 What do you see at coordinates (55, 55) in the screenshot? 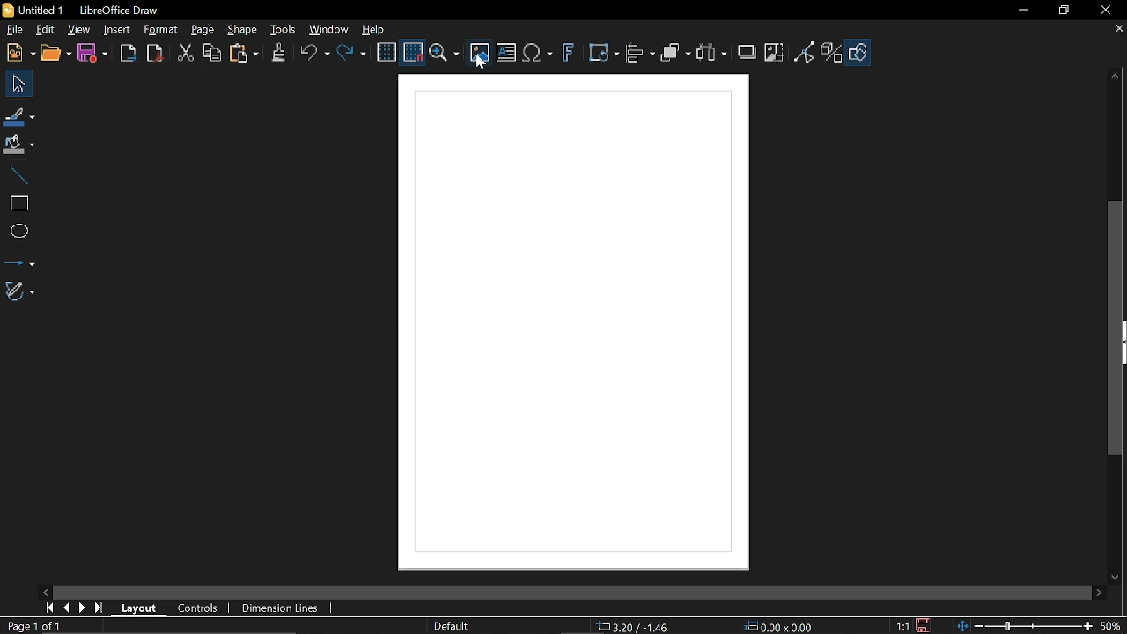
I see `Open` at bounding box center [55, 55].